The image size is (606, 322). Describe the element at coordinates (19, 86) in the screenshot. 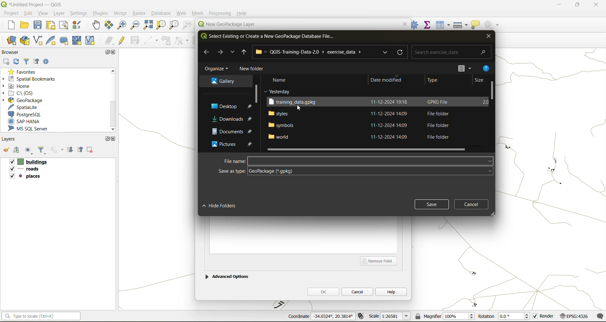

I see `home` at that location.